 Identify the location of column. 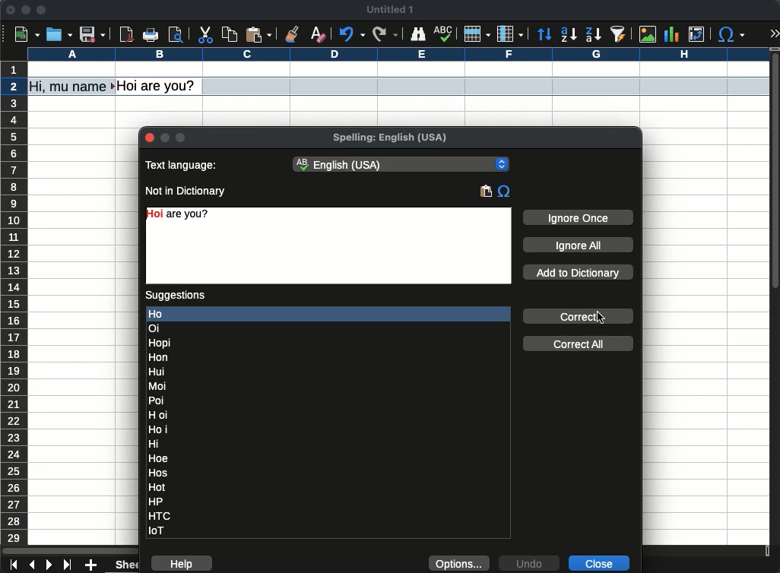
(510, 33).